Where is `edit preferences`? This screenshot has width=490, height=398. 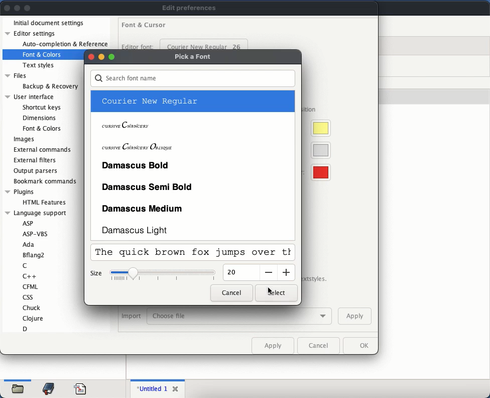
edit preferences is located at coordinates (190, 8).